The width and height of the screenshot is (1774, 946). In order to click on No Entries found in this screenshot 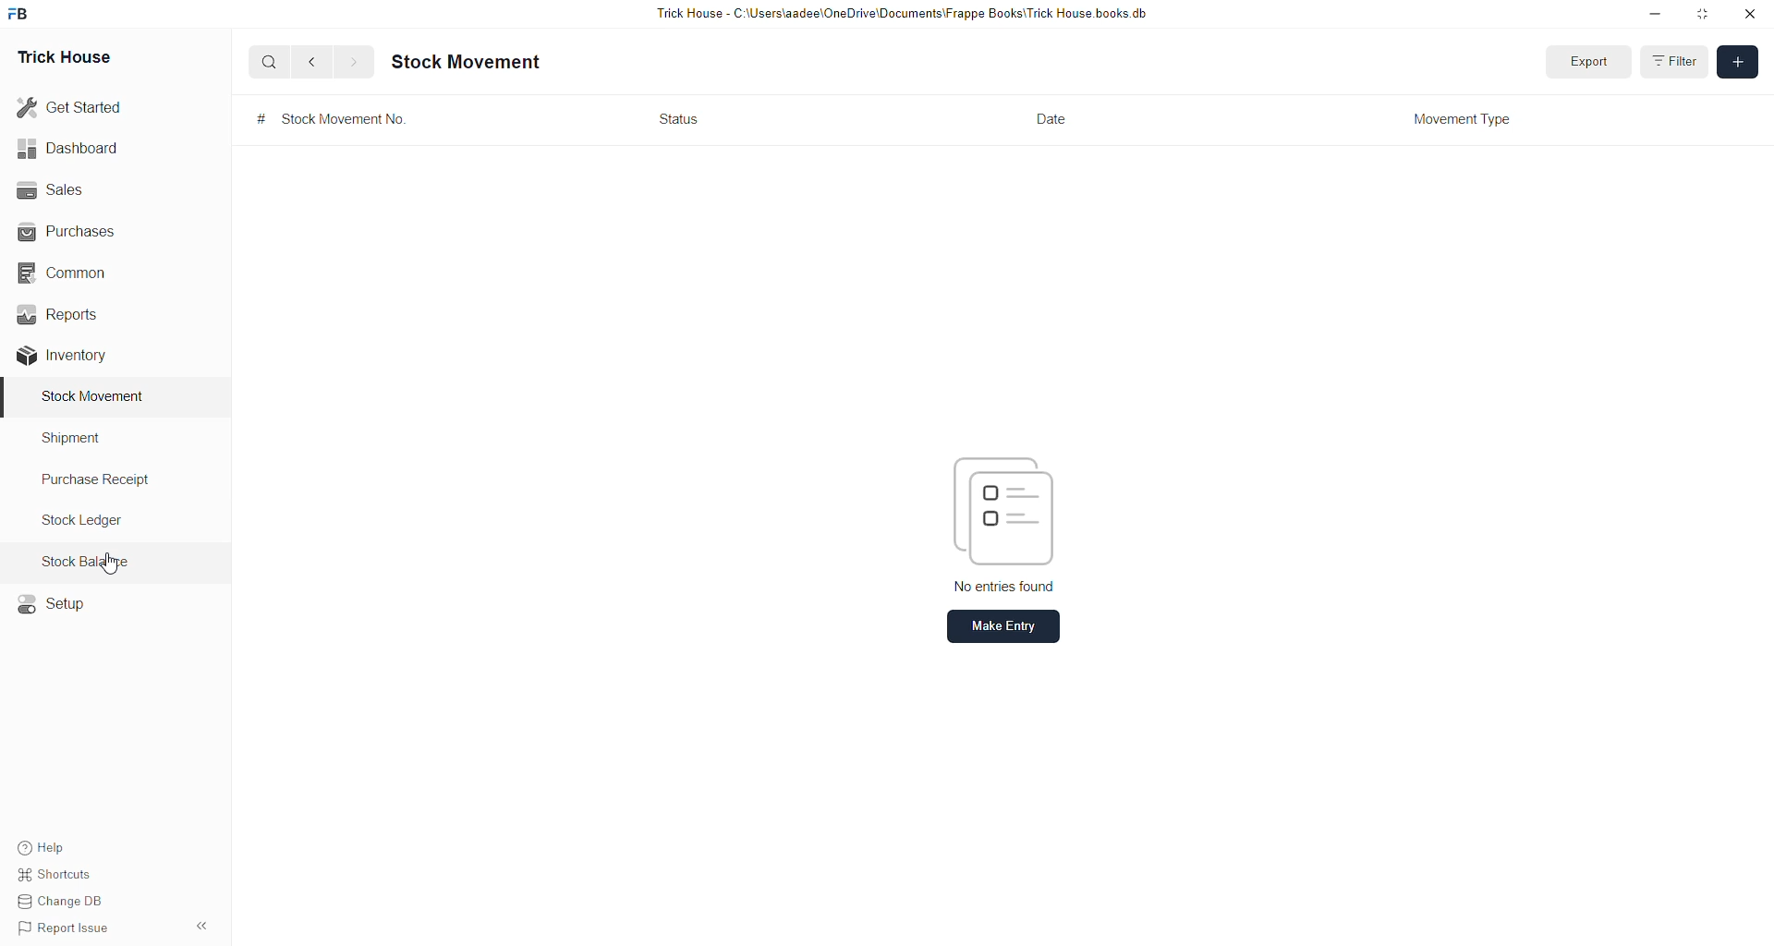, I will do `click(990, 523)`.